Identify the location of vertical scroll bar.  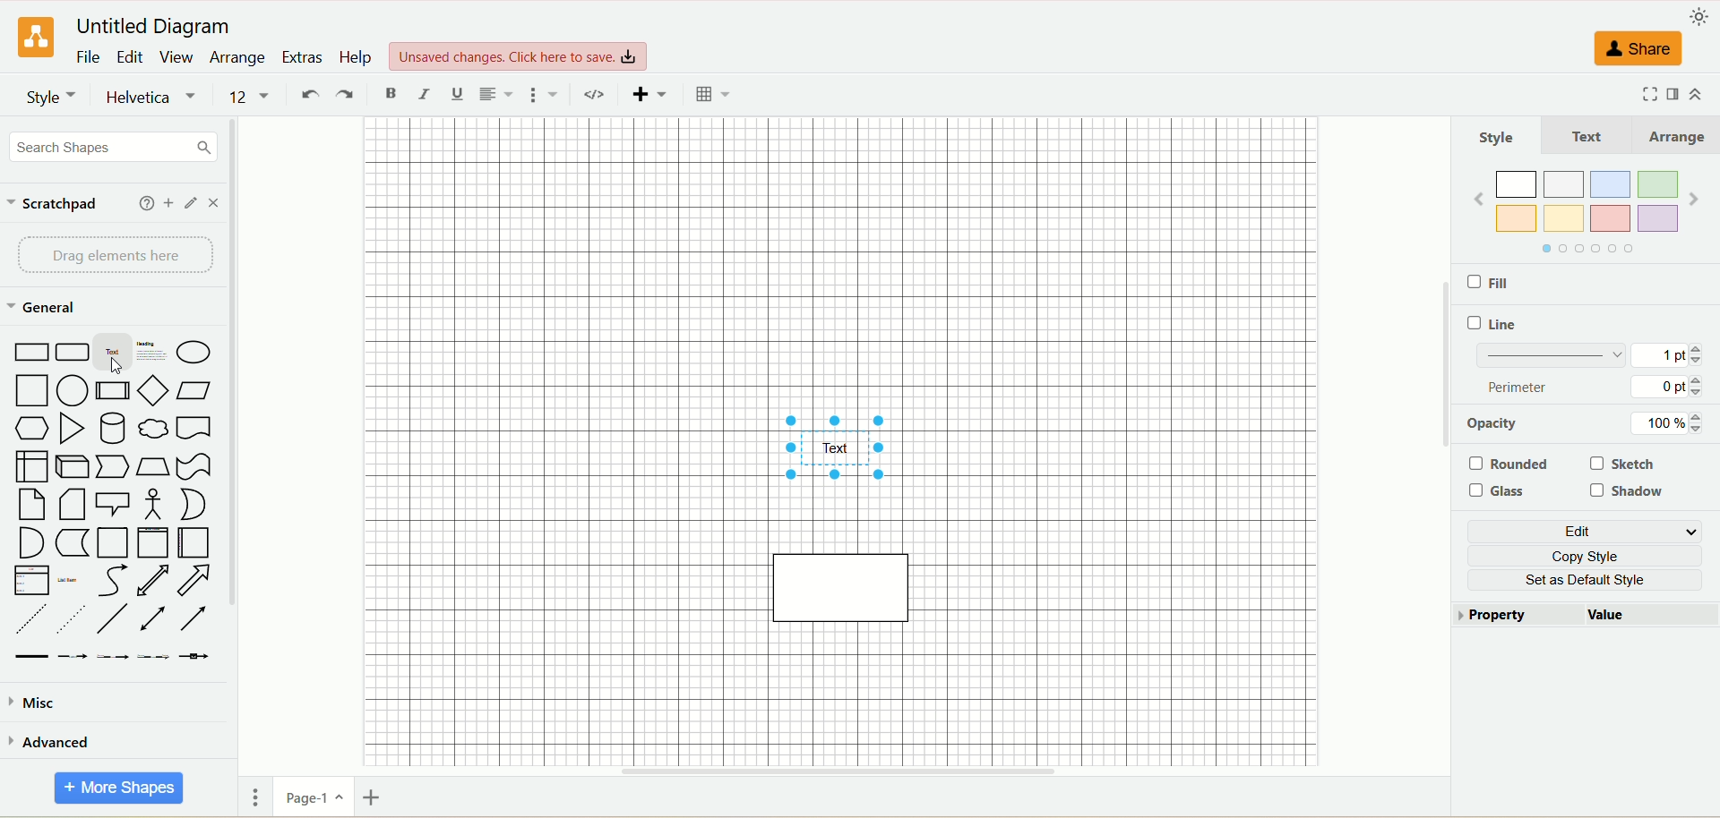
(1431, 438).